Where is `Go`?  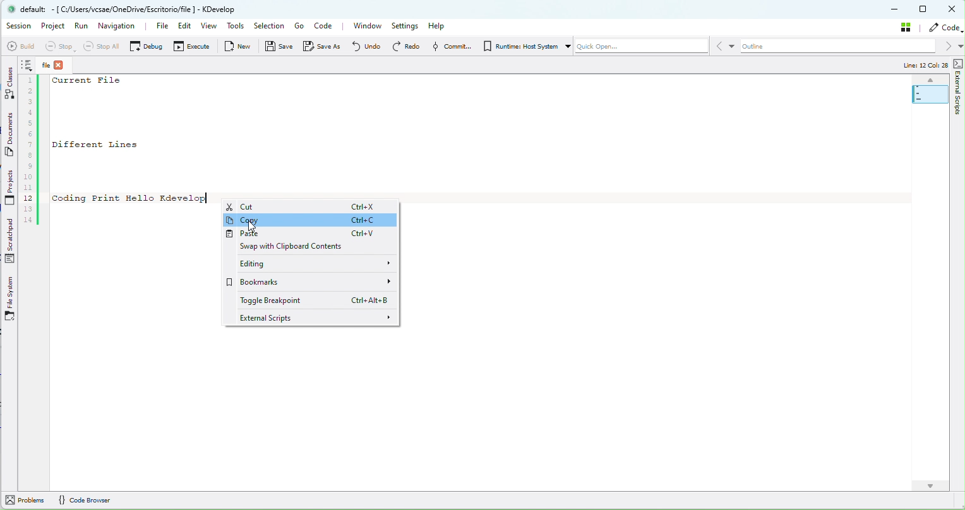 Go is located at coordinates (299, 26).